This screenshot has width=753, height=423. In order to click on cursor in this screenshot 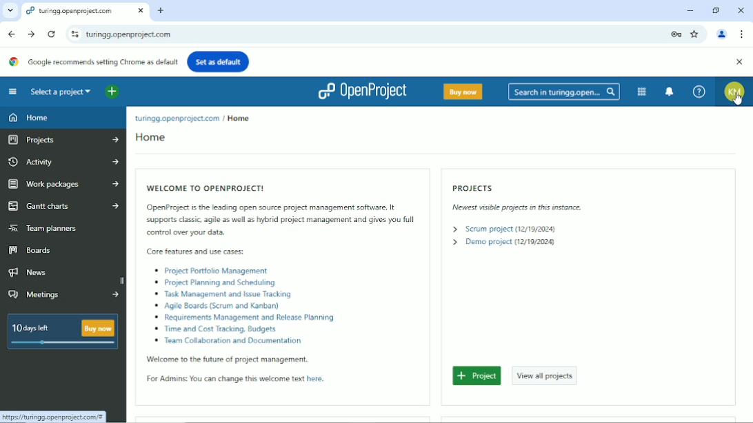, I will do `click(740, 102)`.